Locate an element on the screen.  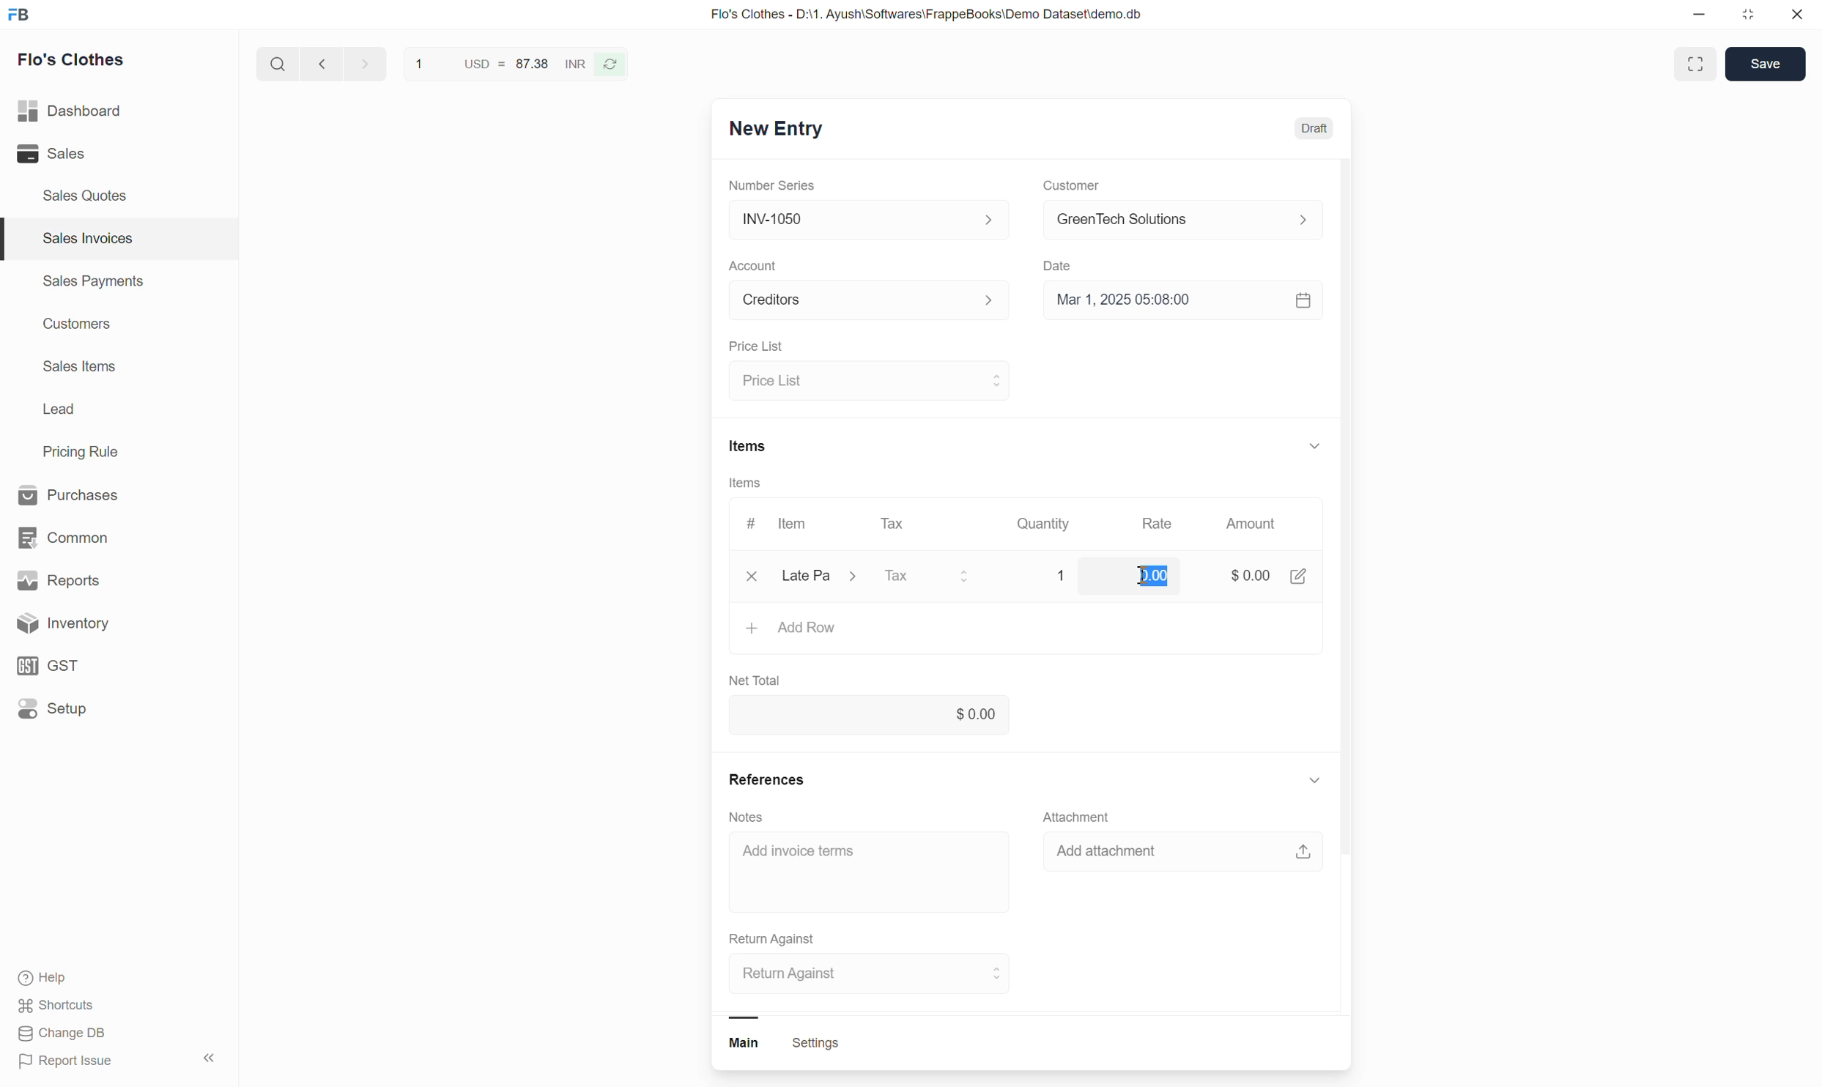
net total input box is located at coordinates (1010, 713).